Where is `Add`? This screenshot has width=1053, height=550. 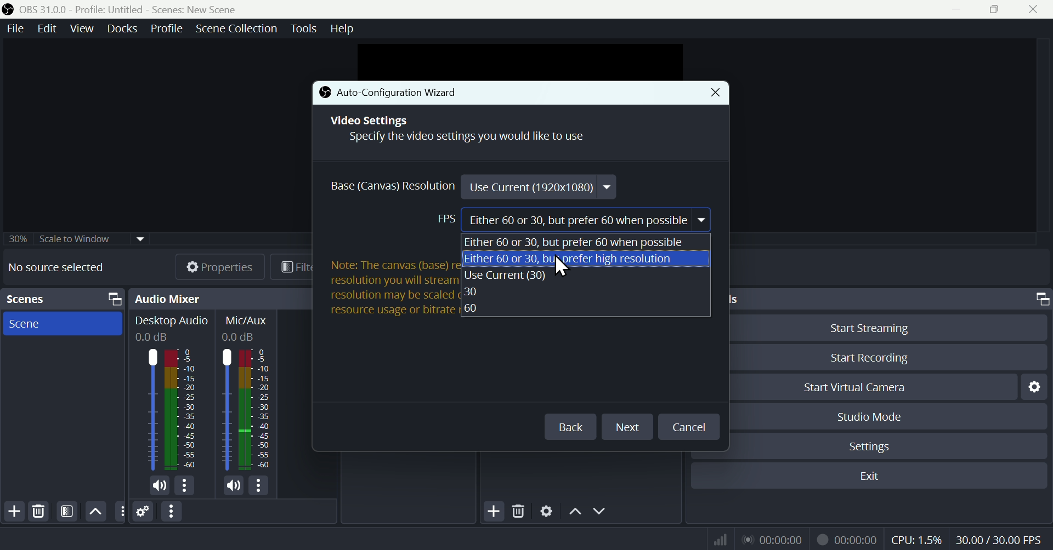
Add is located at coordinates (492, 510).